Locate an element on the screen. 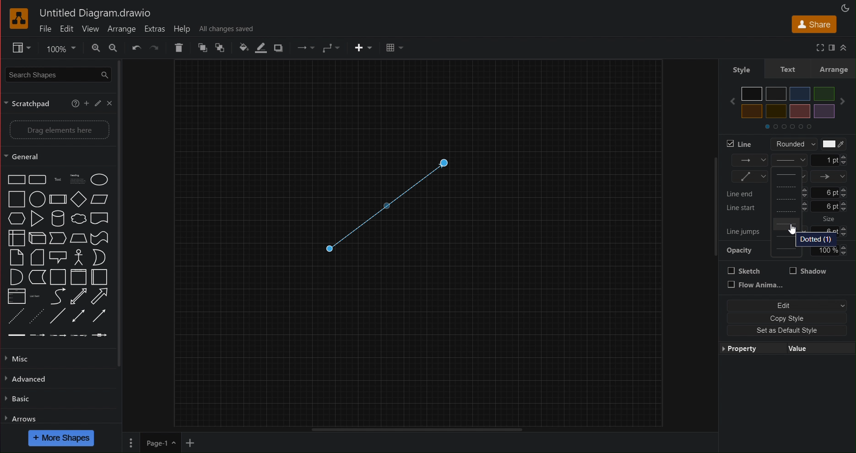 This screenshot has width=856, height=453. Edit is located at coordinates (67, 29).